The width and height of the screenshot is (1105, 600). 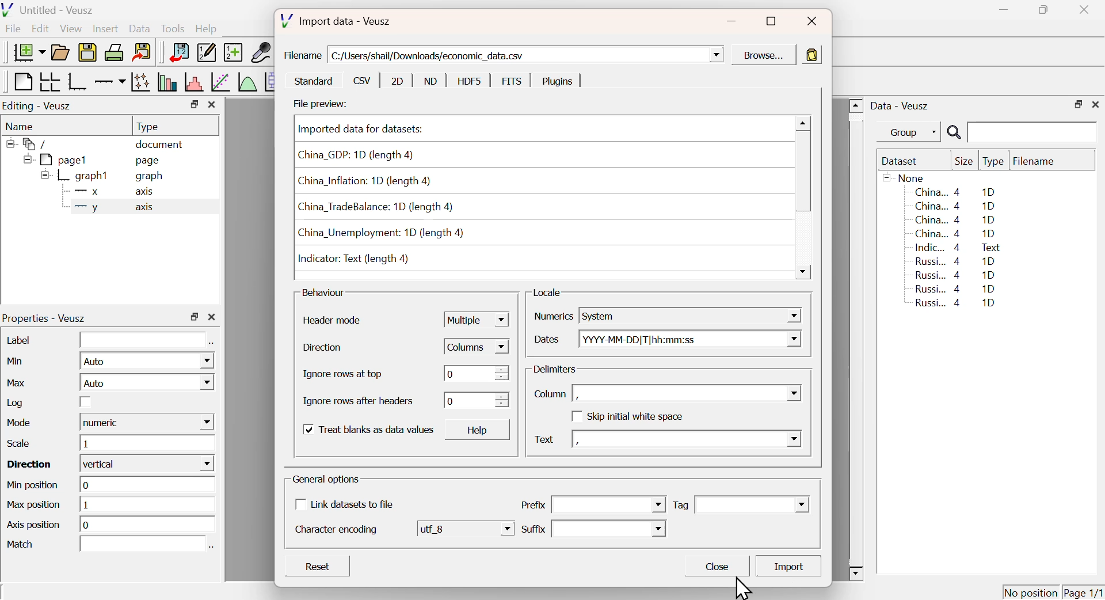 I want to click on Dropdown, so click(x=752, y=506).